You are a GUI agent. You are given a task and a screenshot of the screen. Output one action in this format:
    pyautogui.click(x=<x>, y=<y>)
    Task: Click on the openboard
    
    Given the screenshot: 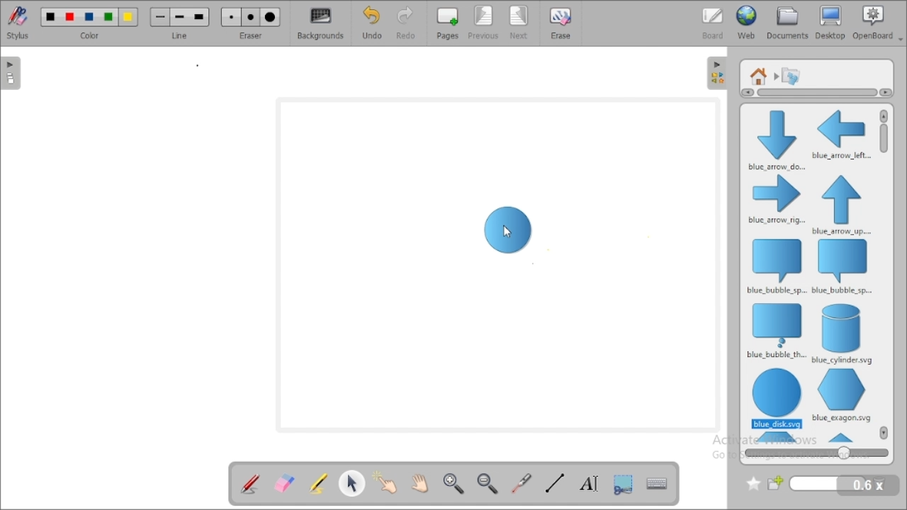 What is the action you would take?
    pyautogui.click(x=878, y=23)
    